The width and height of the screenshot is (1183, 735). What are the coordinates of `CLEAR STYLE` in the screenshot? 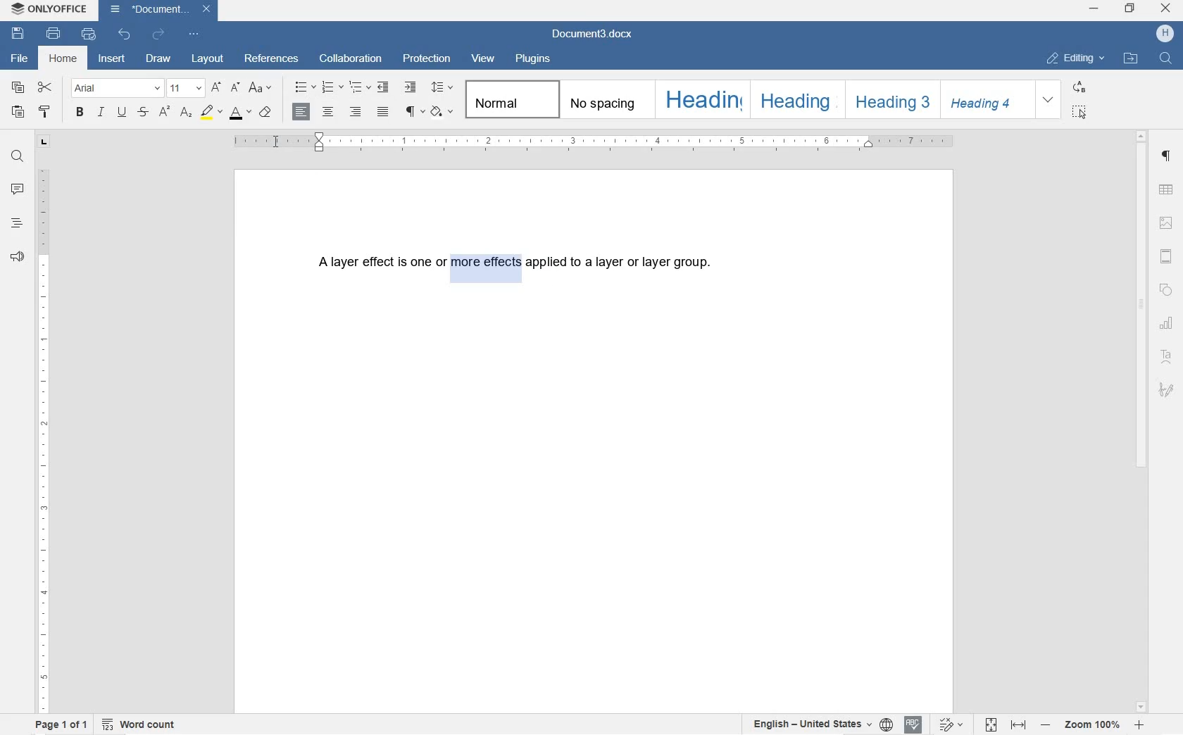 It's located at (267, 113).